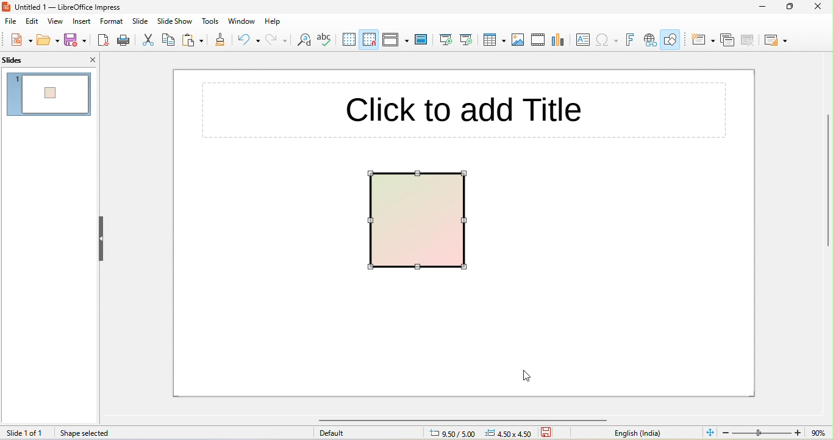  I want to click on help, so click(274, 21).